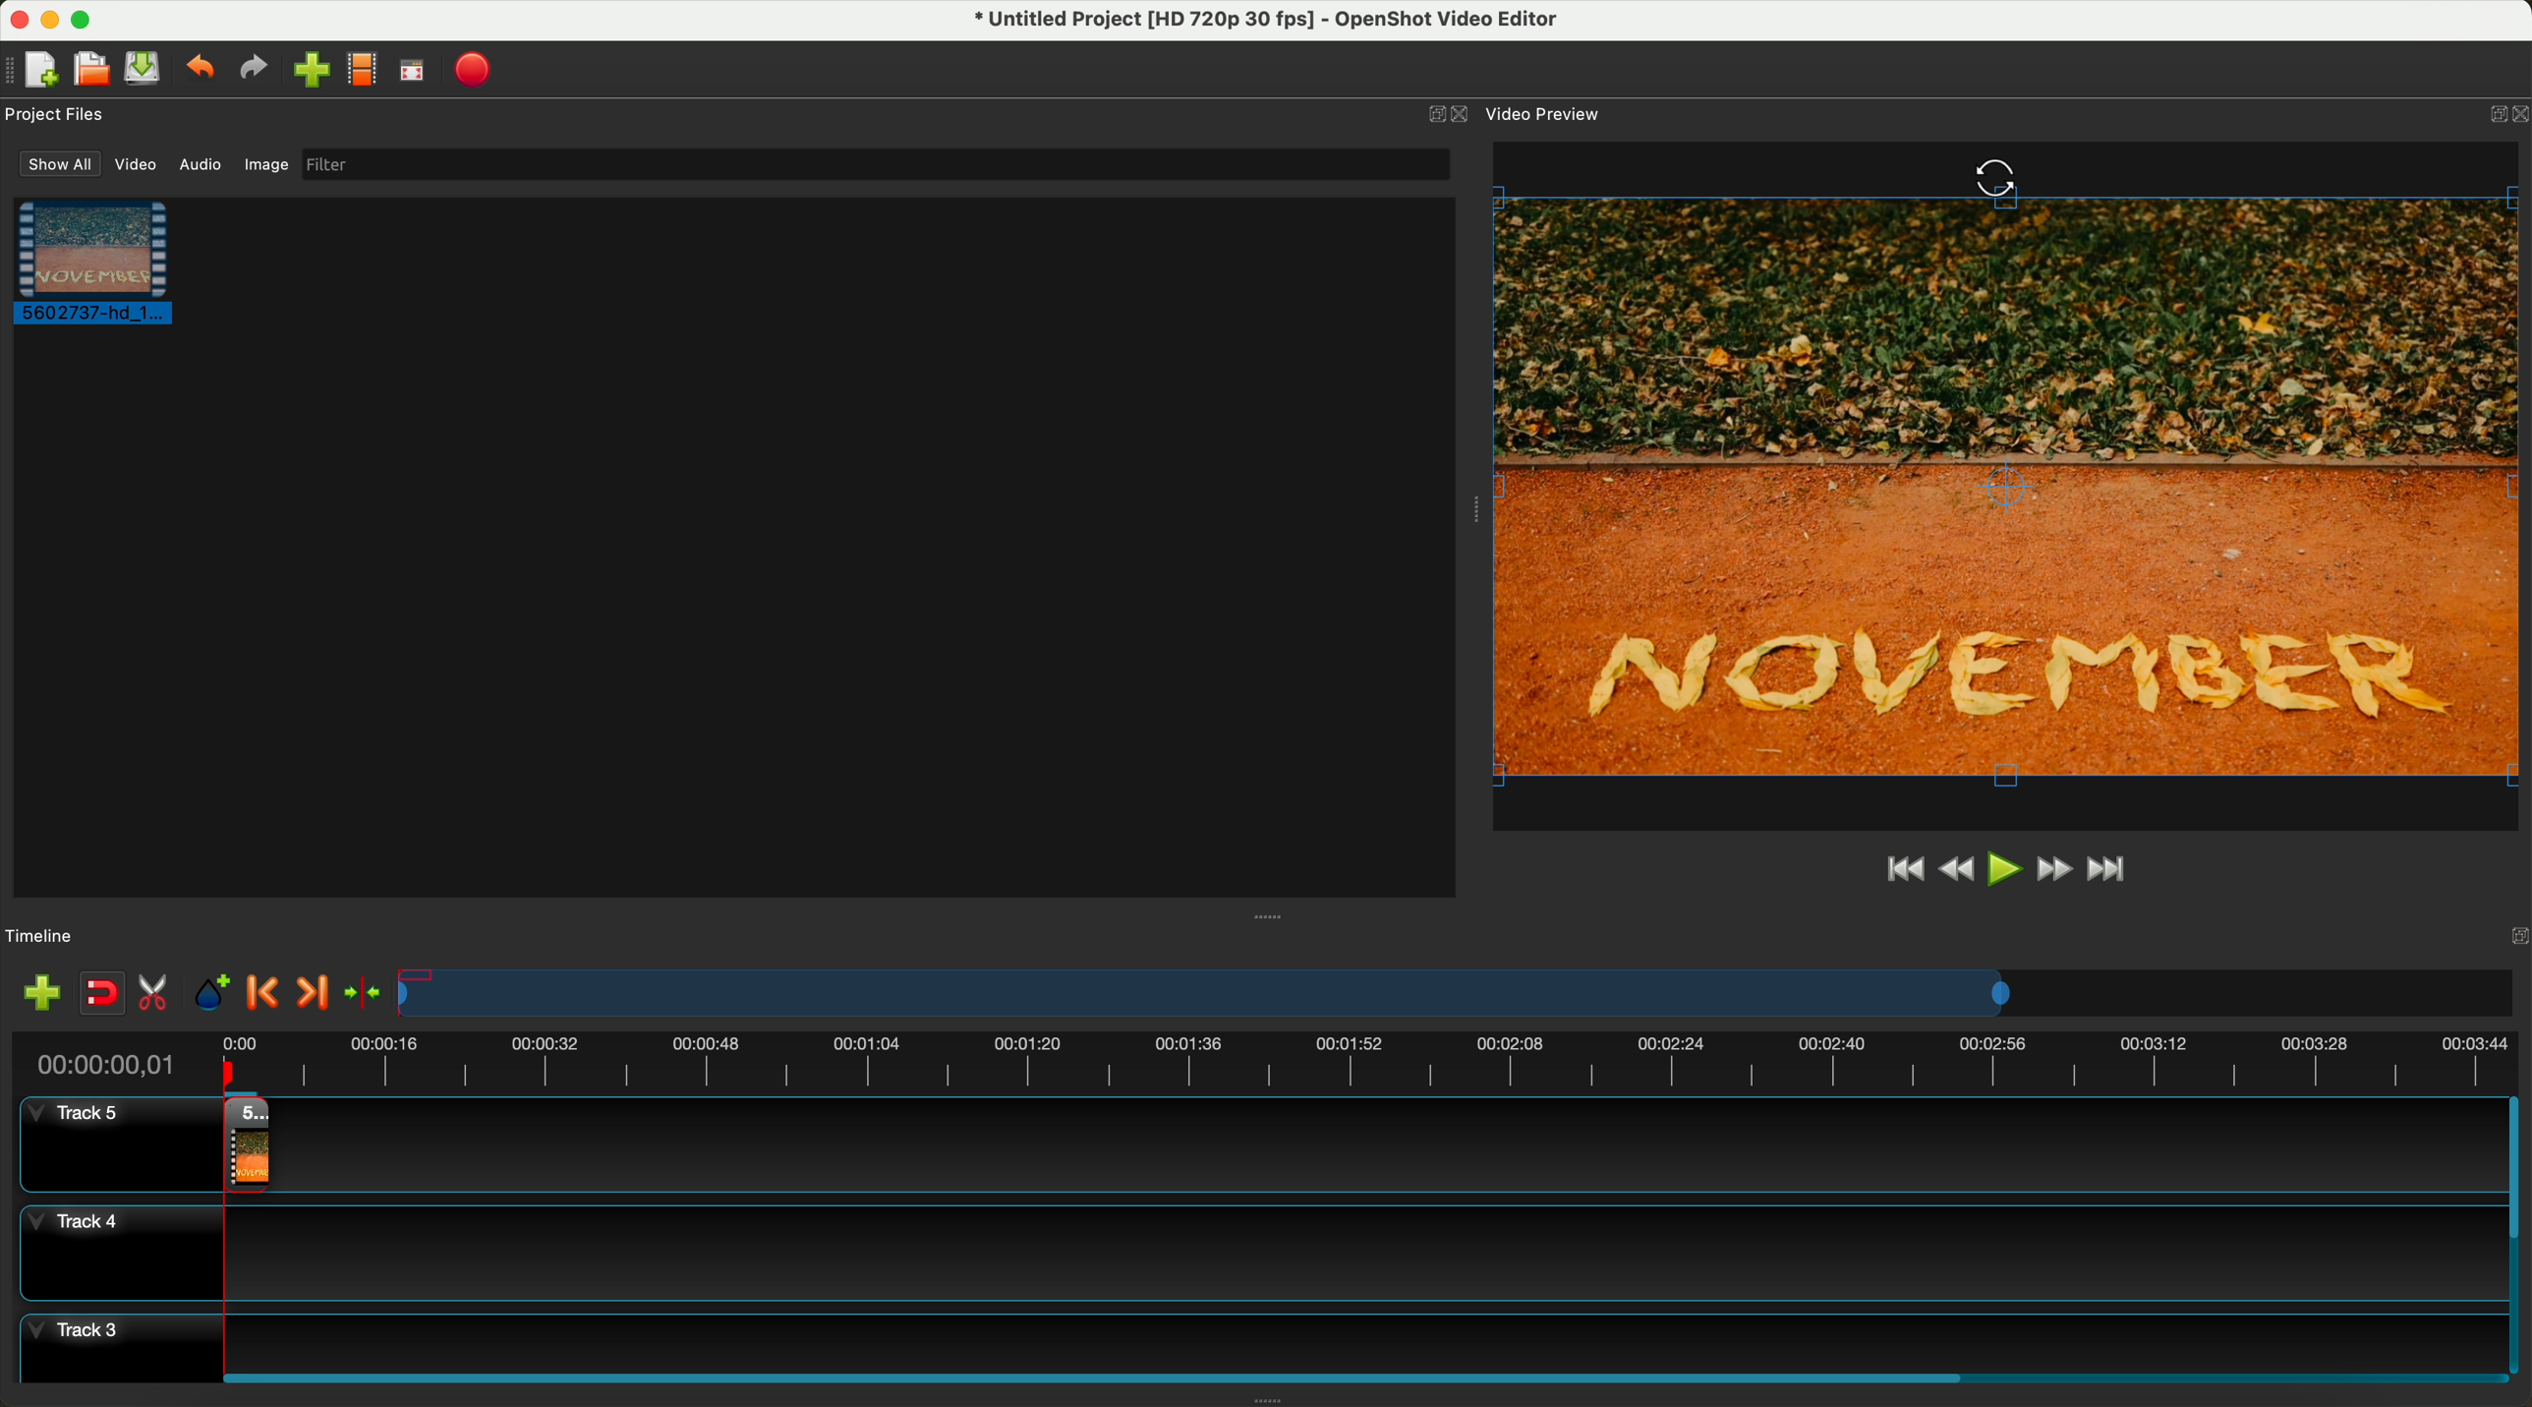 Image resolution: width=2532 pixels, height=1407 pixels. Describe the element at coordinates (311, 70) in the screenshot. I see `import files` at that location.